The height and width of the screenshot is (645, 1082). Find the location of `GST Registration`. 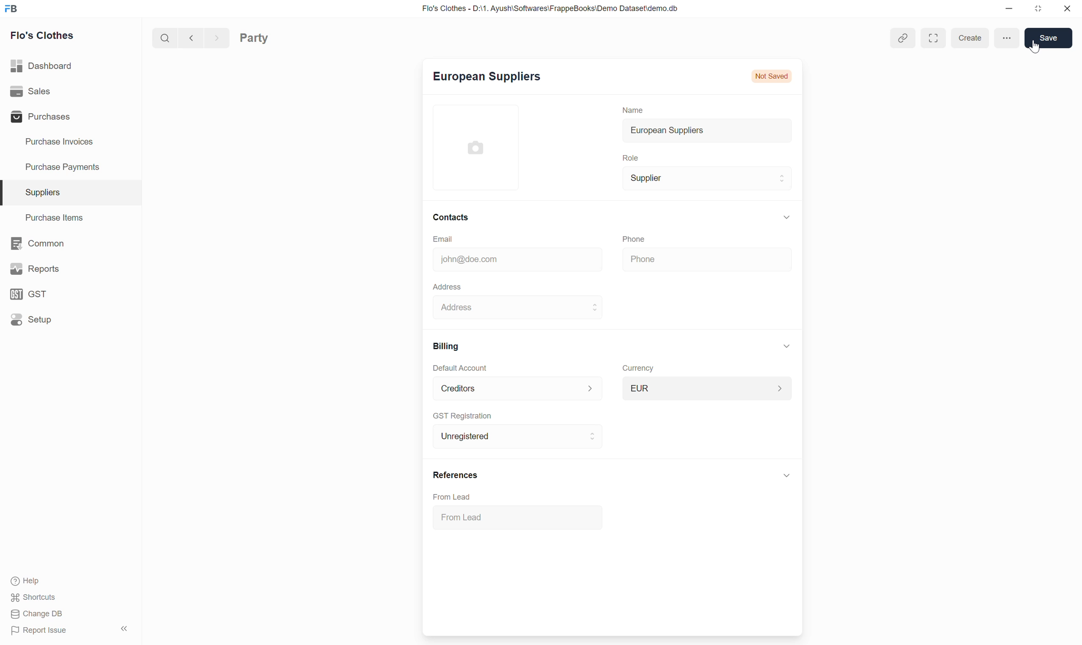

GST Registration is located at coordinates (468, 415).